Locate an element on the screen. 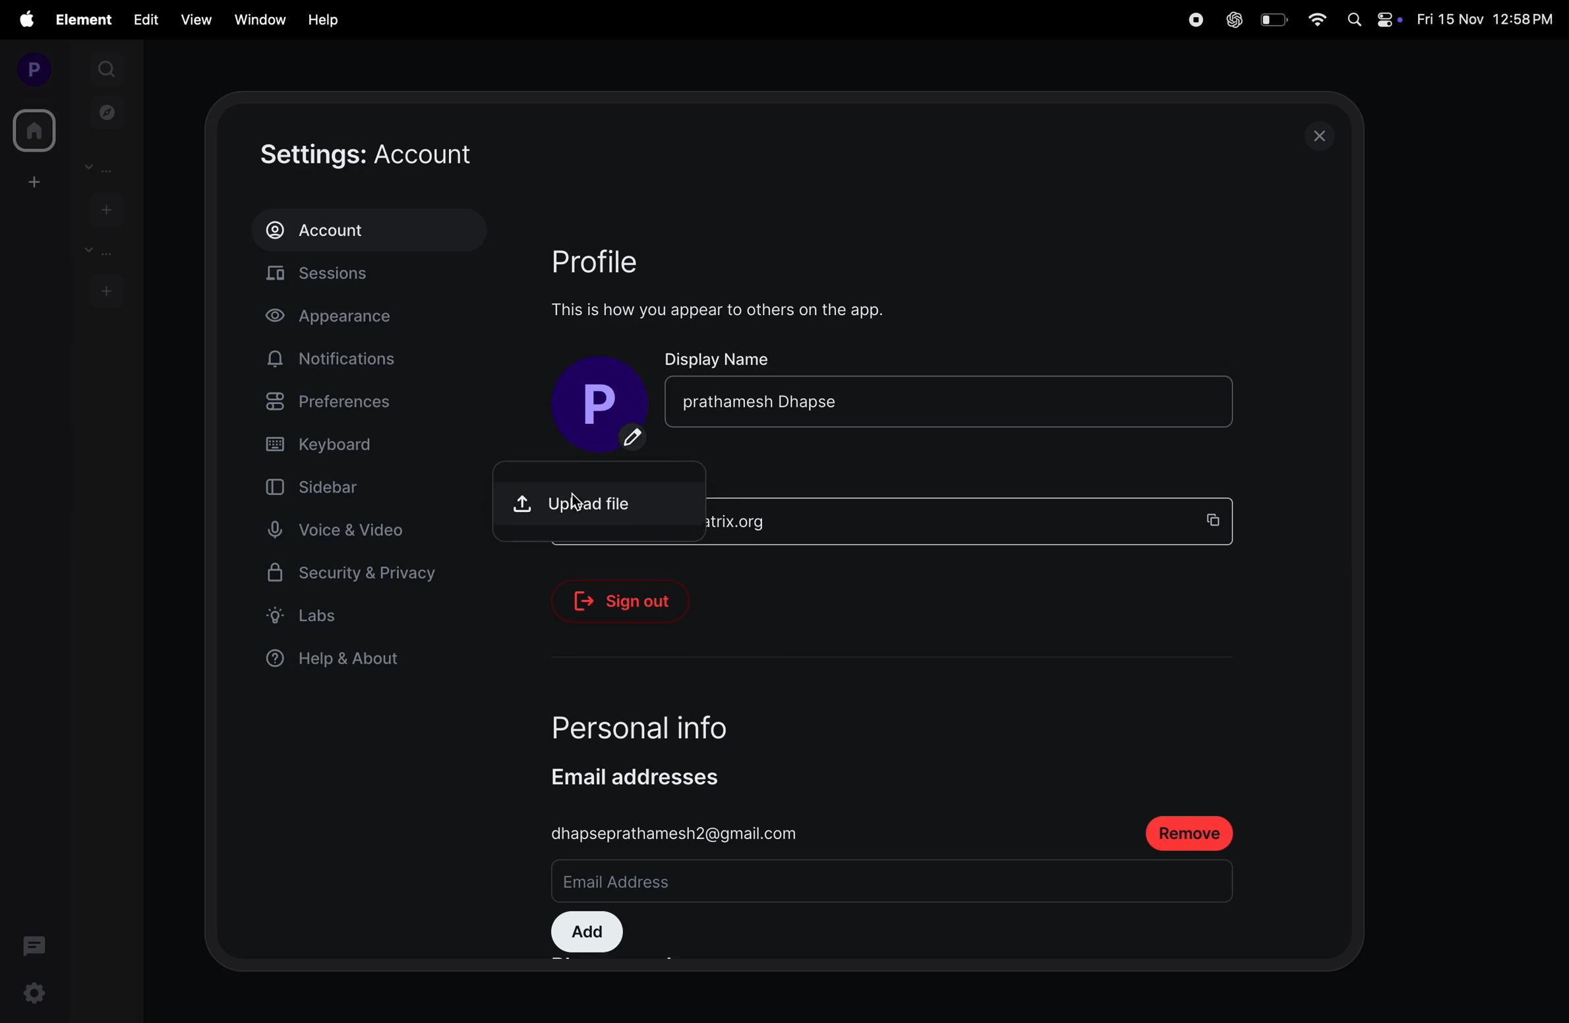  sign out is located at coordinates (631, 601).